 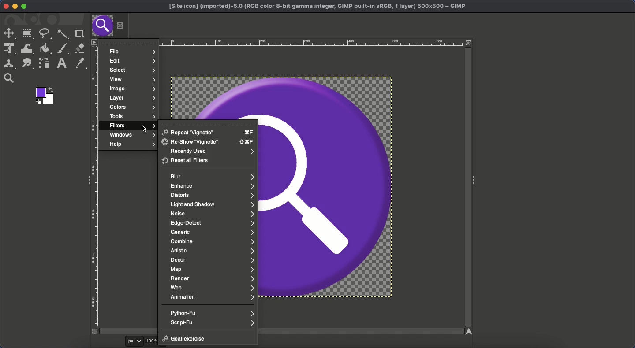 I want to click on Recently used, so click(x=211, y=152).